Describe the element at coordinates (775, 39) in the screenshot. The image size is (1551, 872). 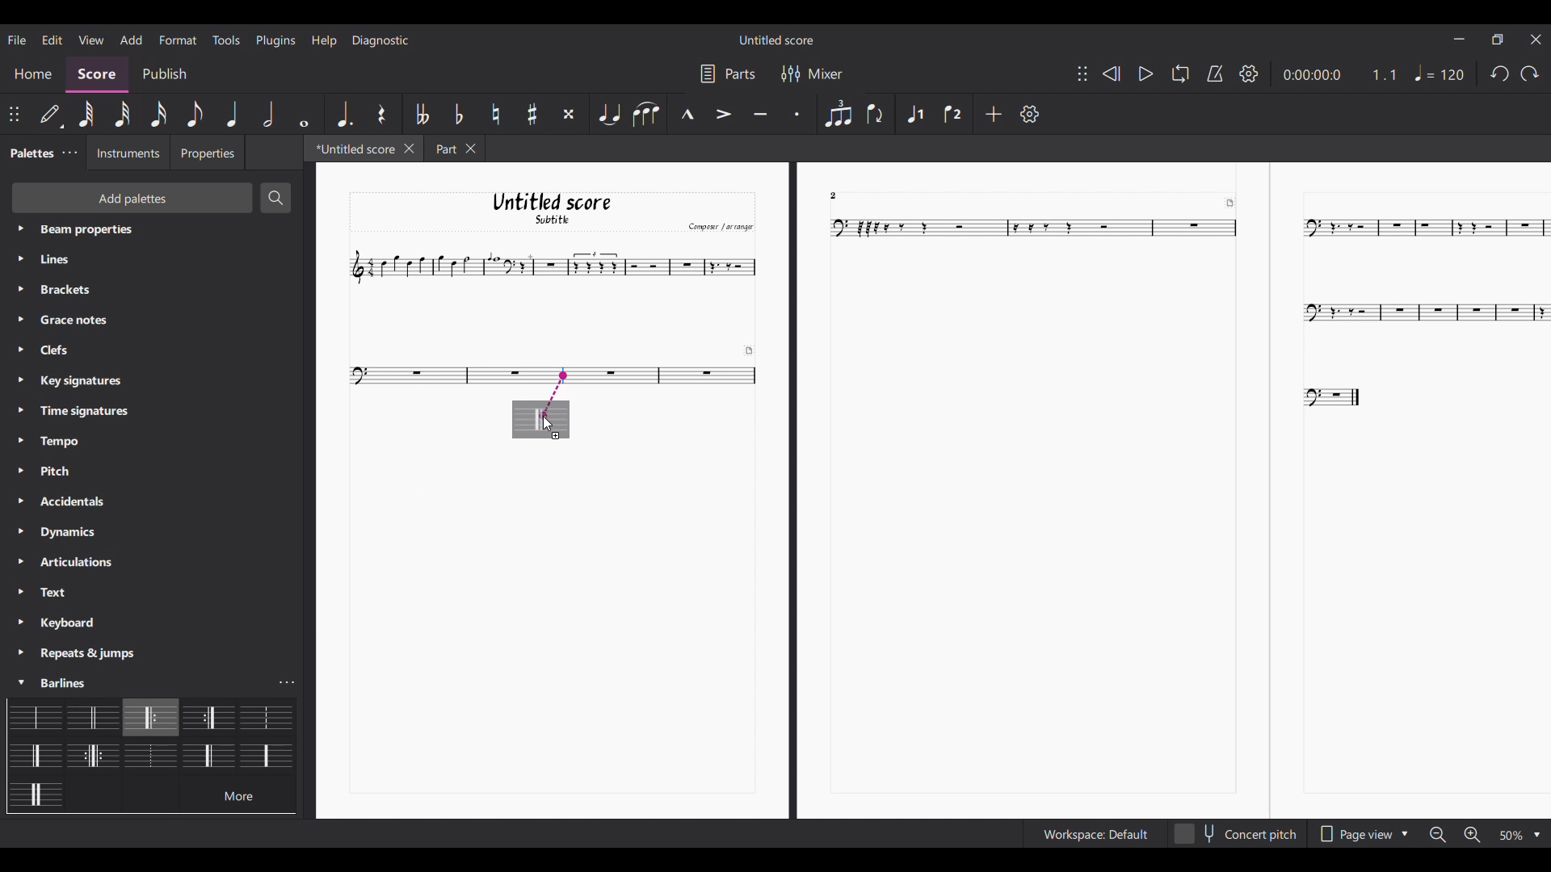
I see `Score title` at that location.